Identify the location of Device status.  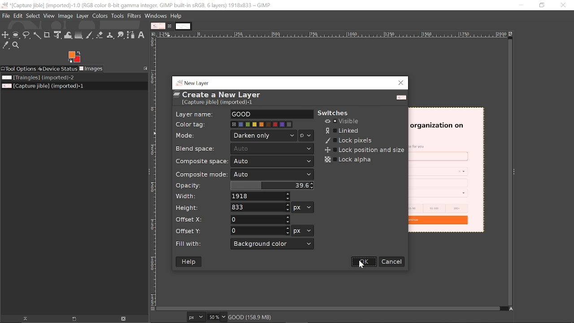
(57, 69).